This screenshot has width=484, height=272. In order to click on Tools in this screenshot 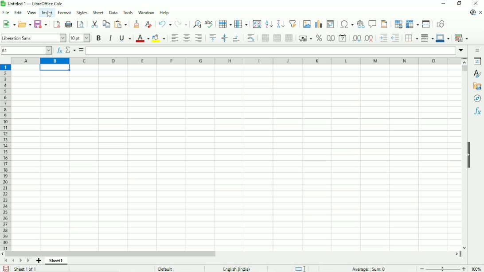, I will do `click(127, 12)`.